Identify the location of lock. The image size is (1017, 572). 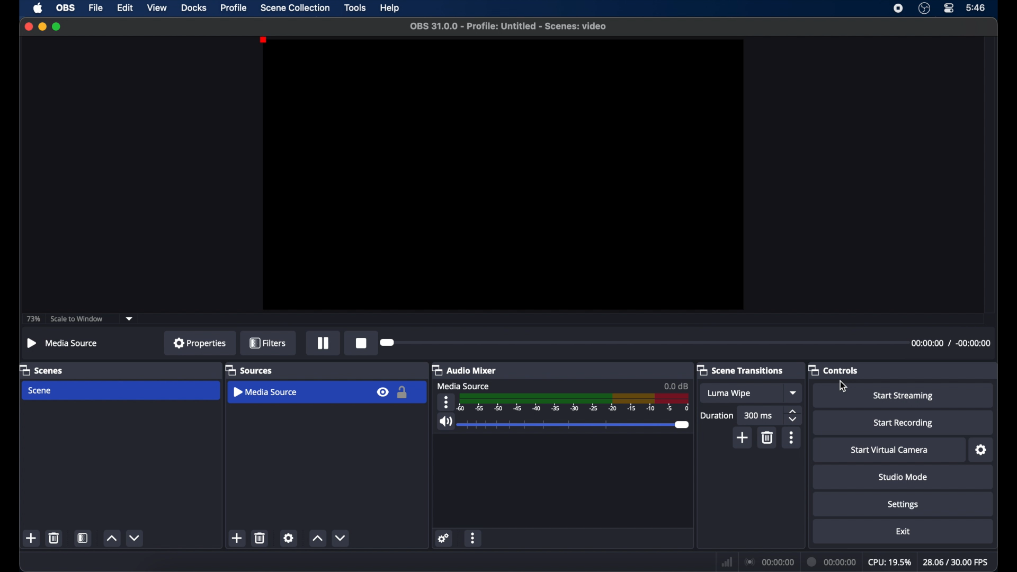
(401, 392).